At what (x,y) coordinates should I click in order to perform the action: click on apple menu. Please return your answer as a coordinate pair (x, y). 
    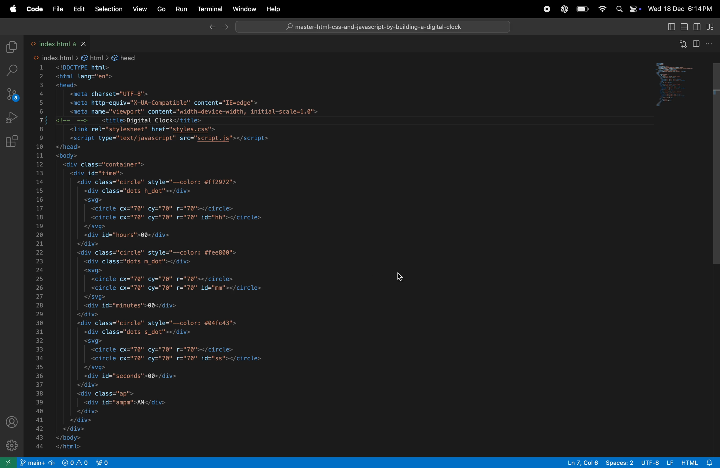
    Looking at the image, I should click on (14, 9).